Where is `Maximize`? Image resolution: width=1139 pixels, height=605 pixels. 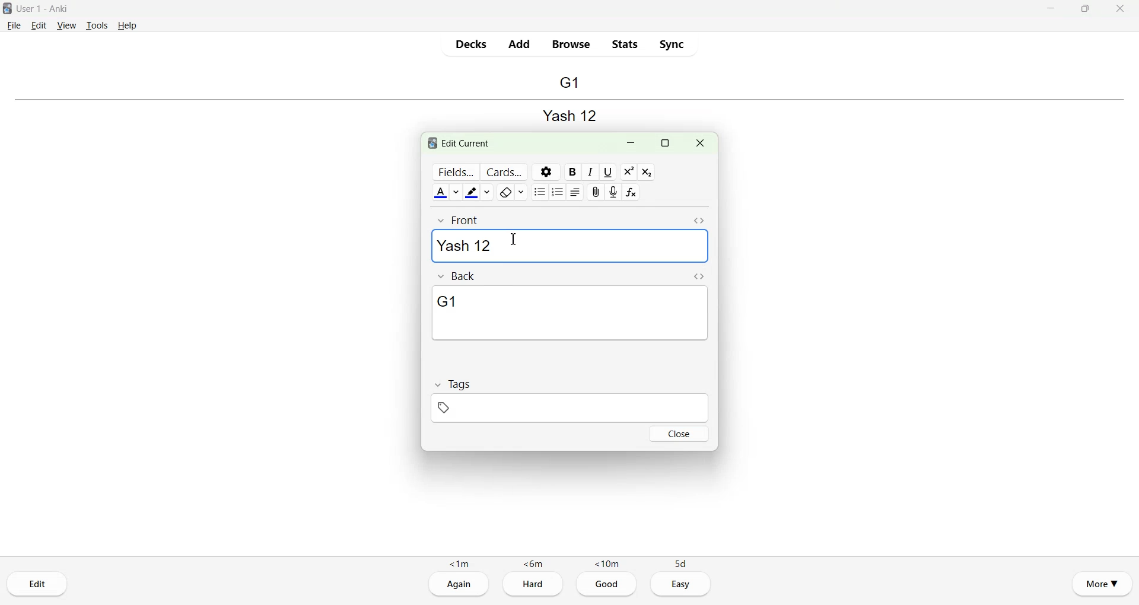 Maximize is located at coordinates (664, 144).